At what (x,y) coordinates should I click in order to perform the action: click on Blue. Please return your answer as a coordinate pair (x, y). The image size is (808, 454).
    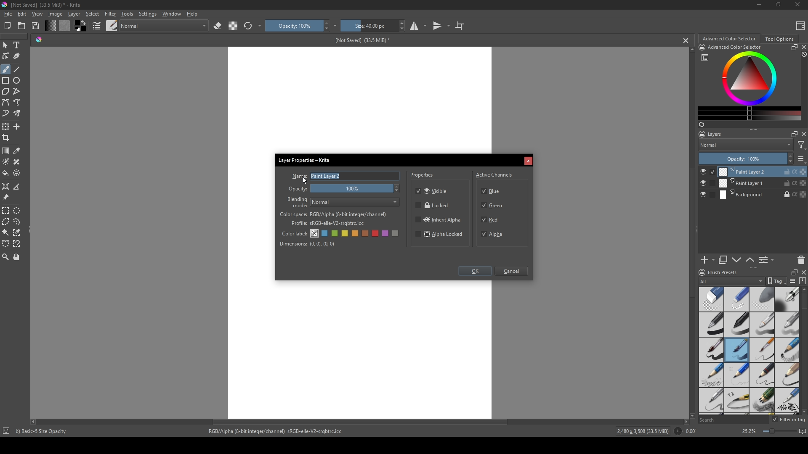
    Looking at the image, I should click on (493, 190).